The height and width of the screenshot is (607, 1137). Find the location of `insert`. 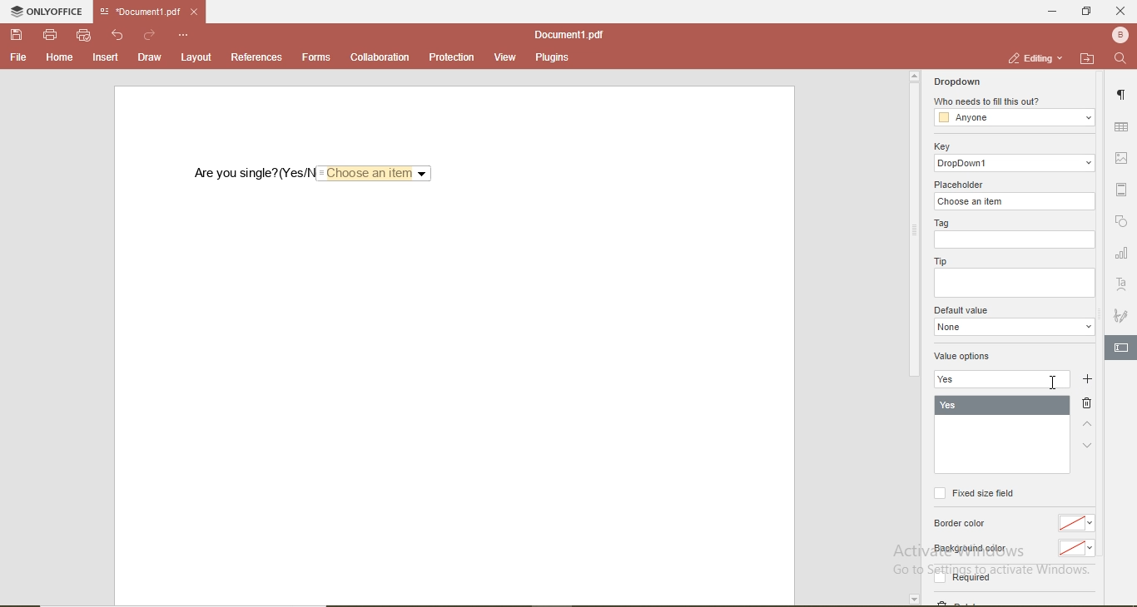

insert is located at coordinates (106, 59).